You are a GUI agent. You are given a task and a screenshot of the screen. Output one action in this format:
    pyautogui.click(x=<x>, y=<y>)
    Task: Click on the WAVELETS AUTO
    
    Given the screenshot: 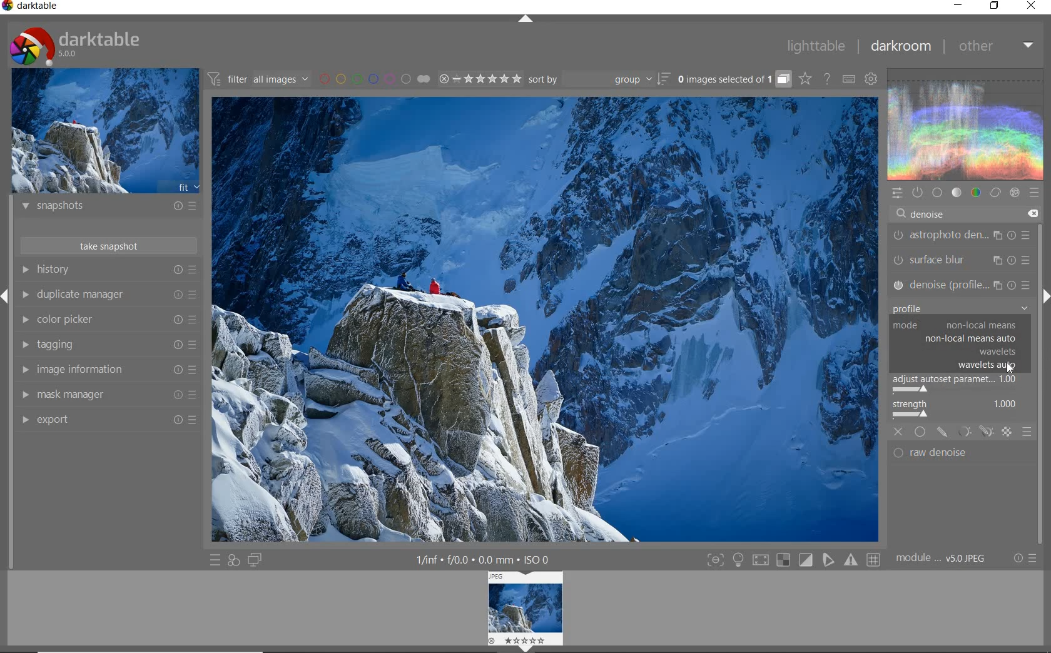 What is the action you would take?
    pyautogui.click(x=988, y=367)
    